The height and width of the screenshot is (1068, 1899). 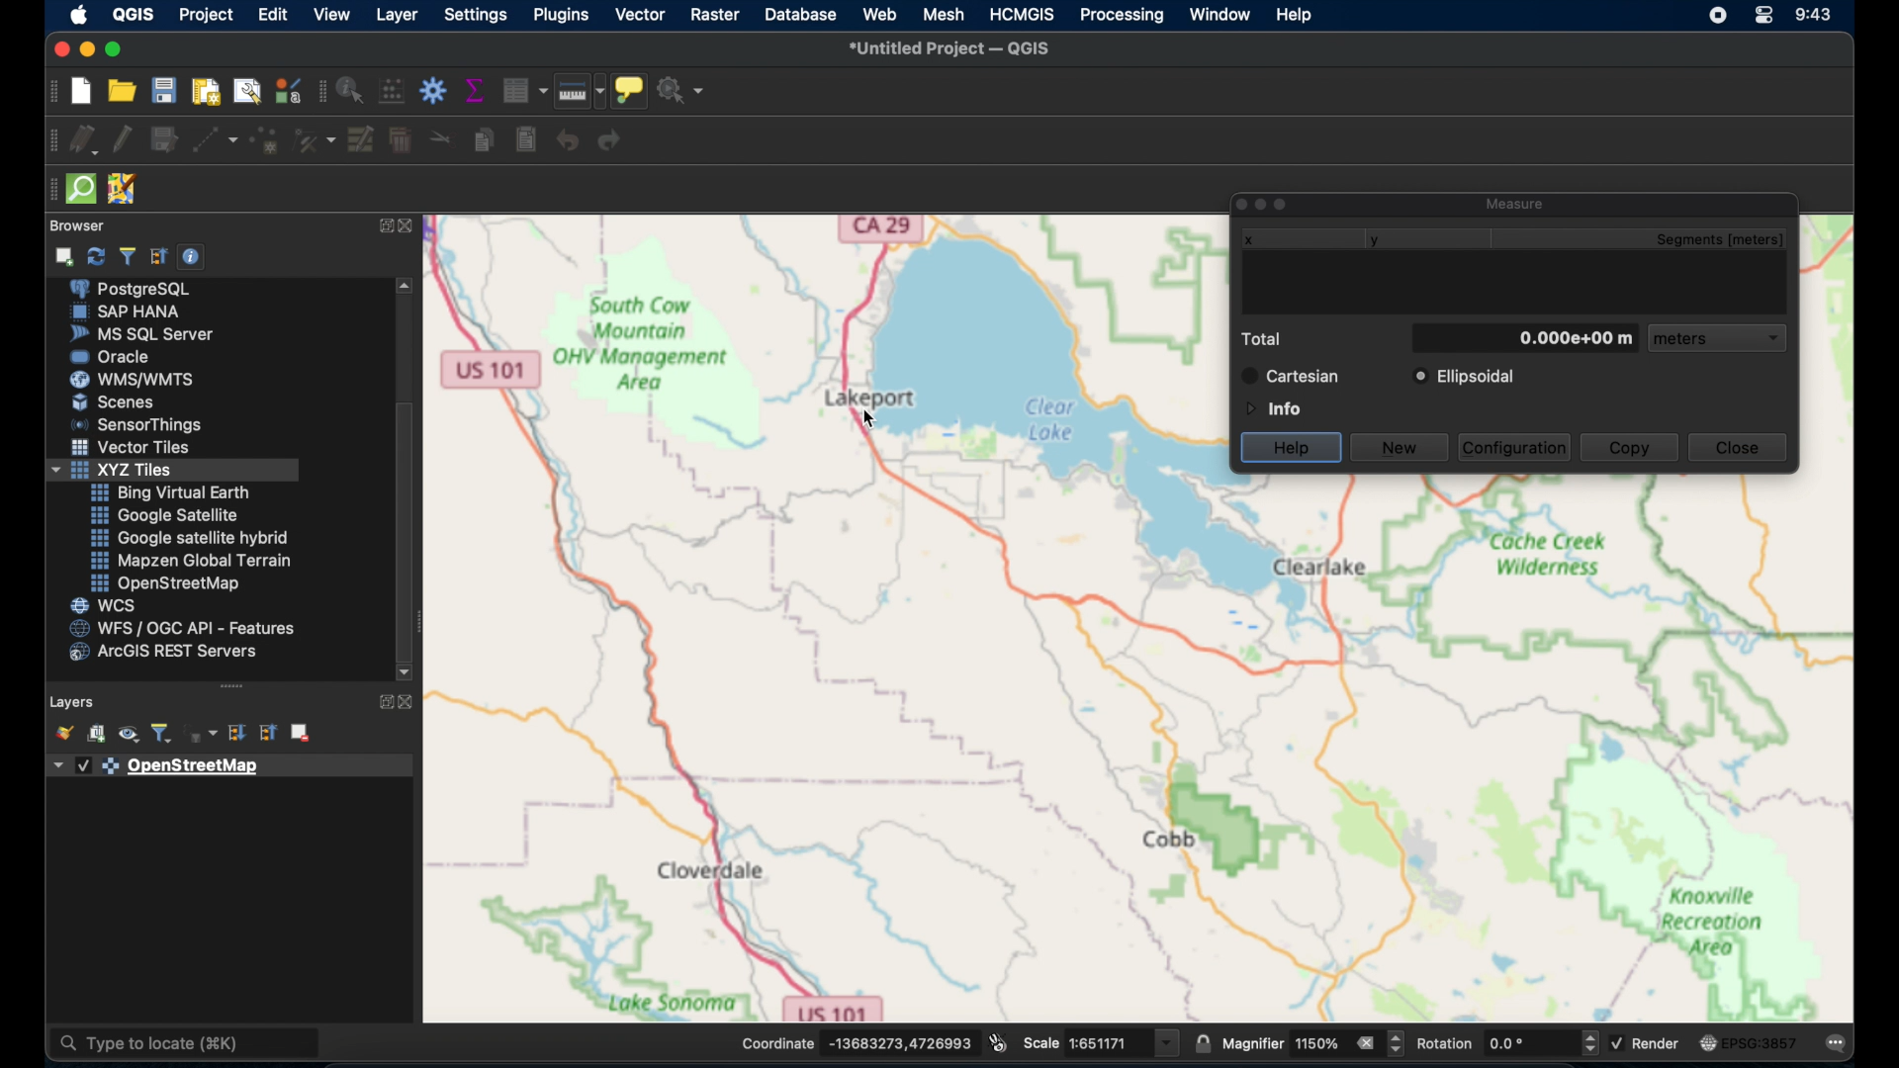 What do you see at coordinates (1738, 447) in the screenshot?
I see `close` at bounding box center [1738, 447].